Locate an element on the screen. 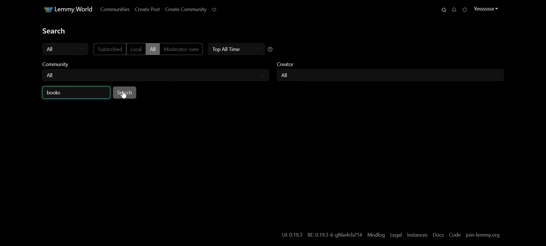 The height and width of the screenshot is (246, 546). Modlog is located at coordinates (375, 235).